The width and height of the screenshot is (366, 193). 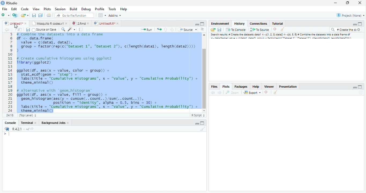 I want to click on Save, so click(x=221, y=29).